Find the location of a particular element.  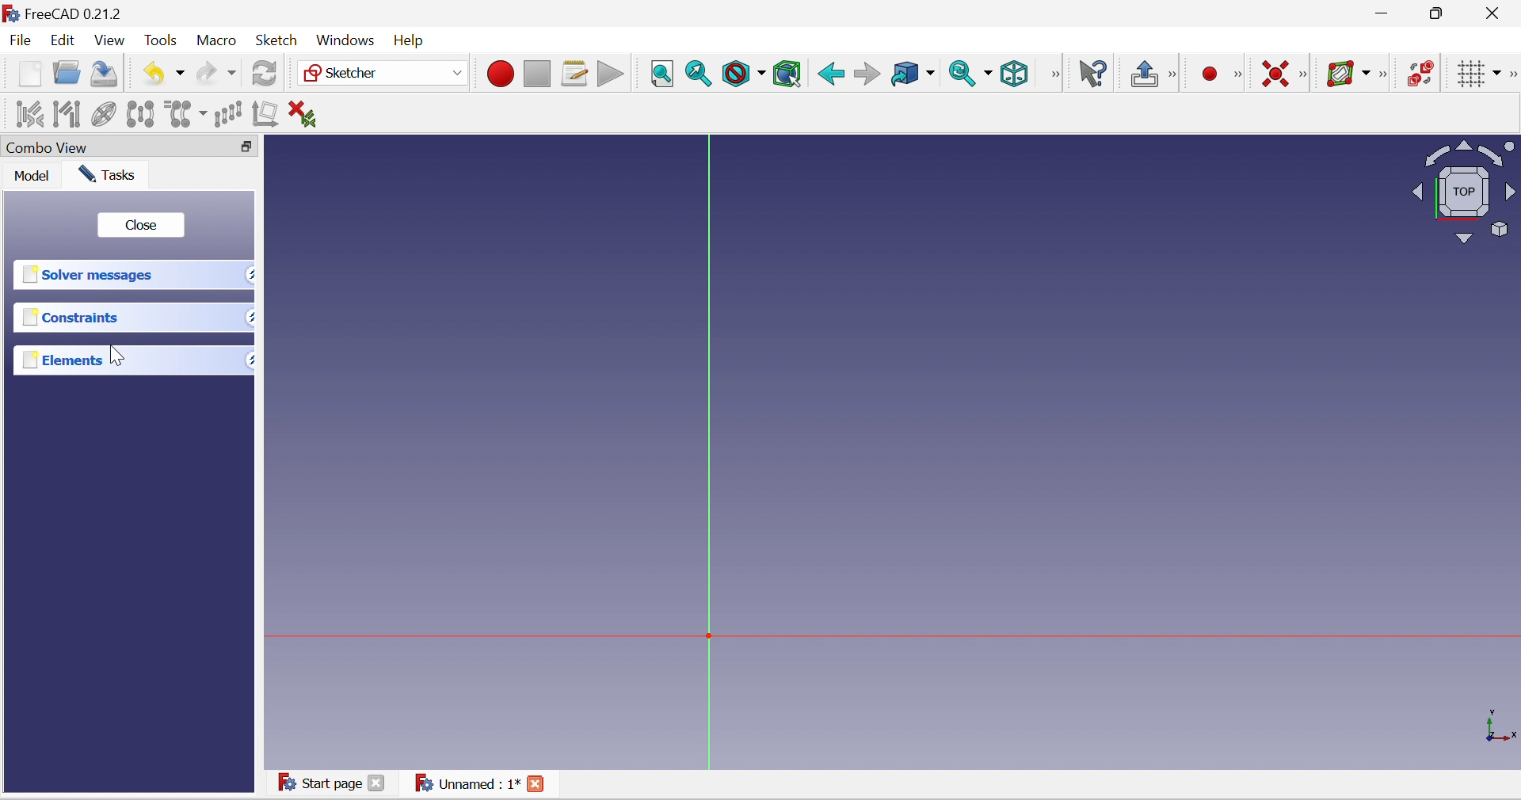

Bounding box is located at coordinates (787, 74).